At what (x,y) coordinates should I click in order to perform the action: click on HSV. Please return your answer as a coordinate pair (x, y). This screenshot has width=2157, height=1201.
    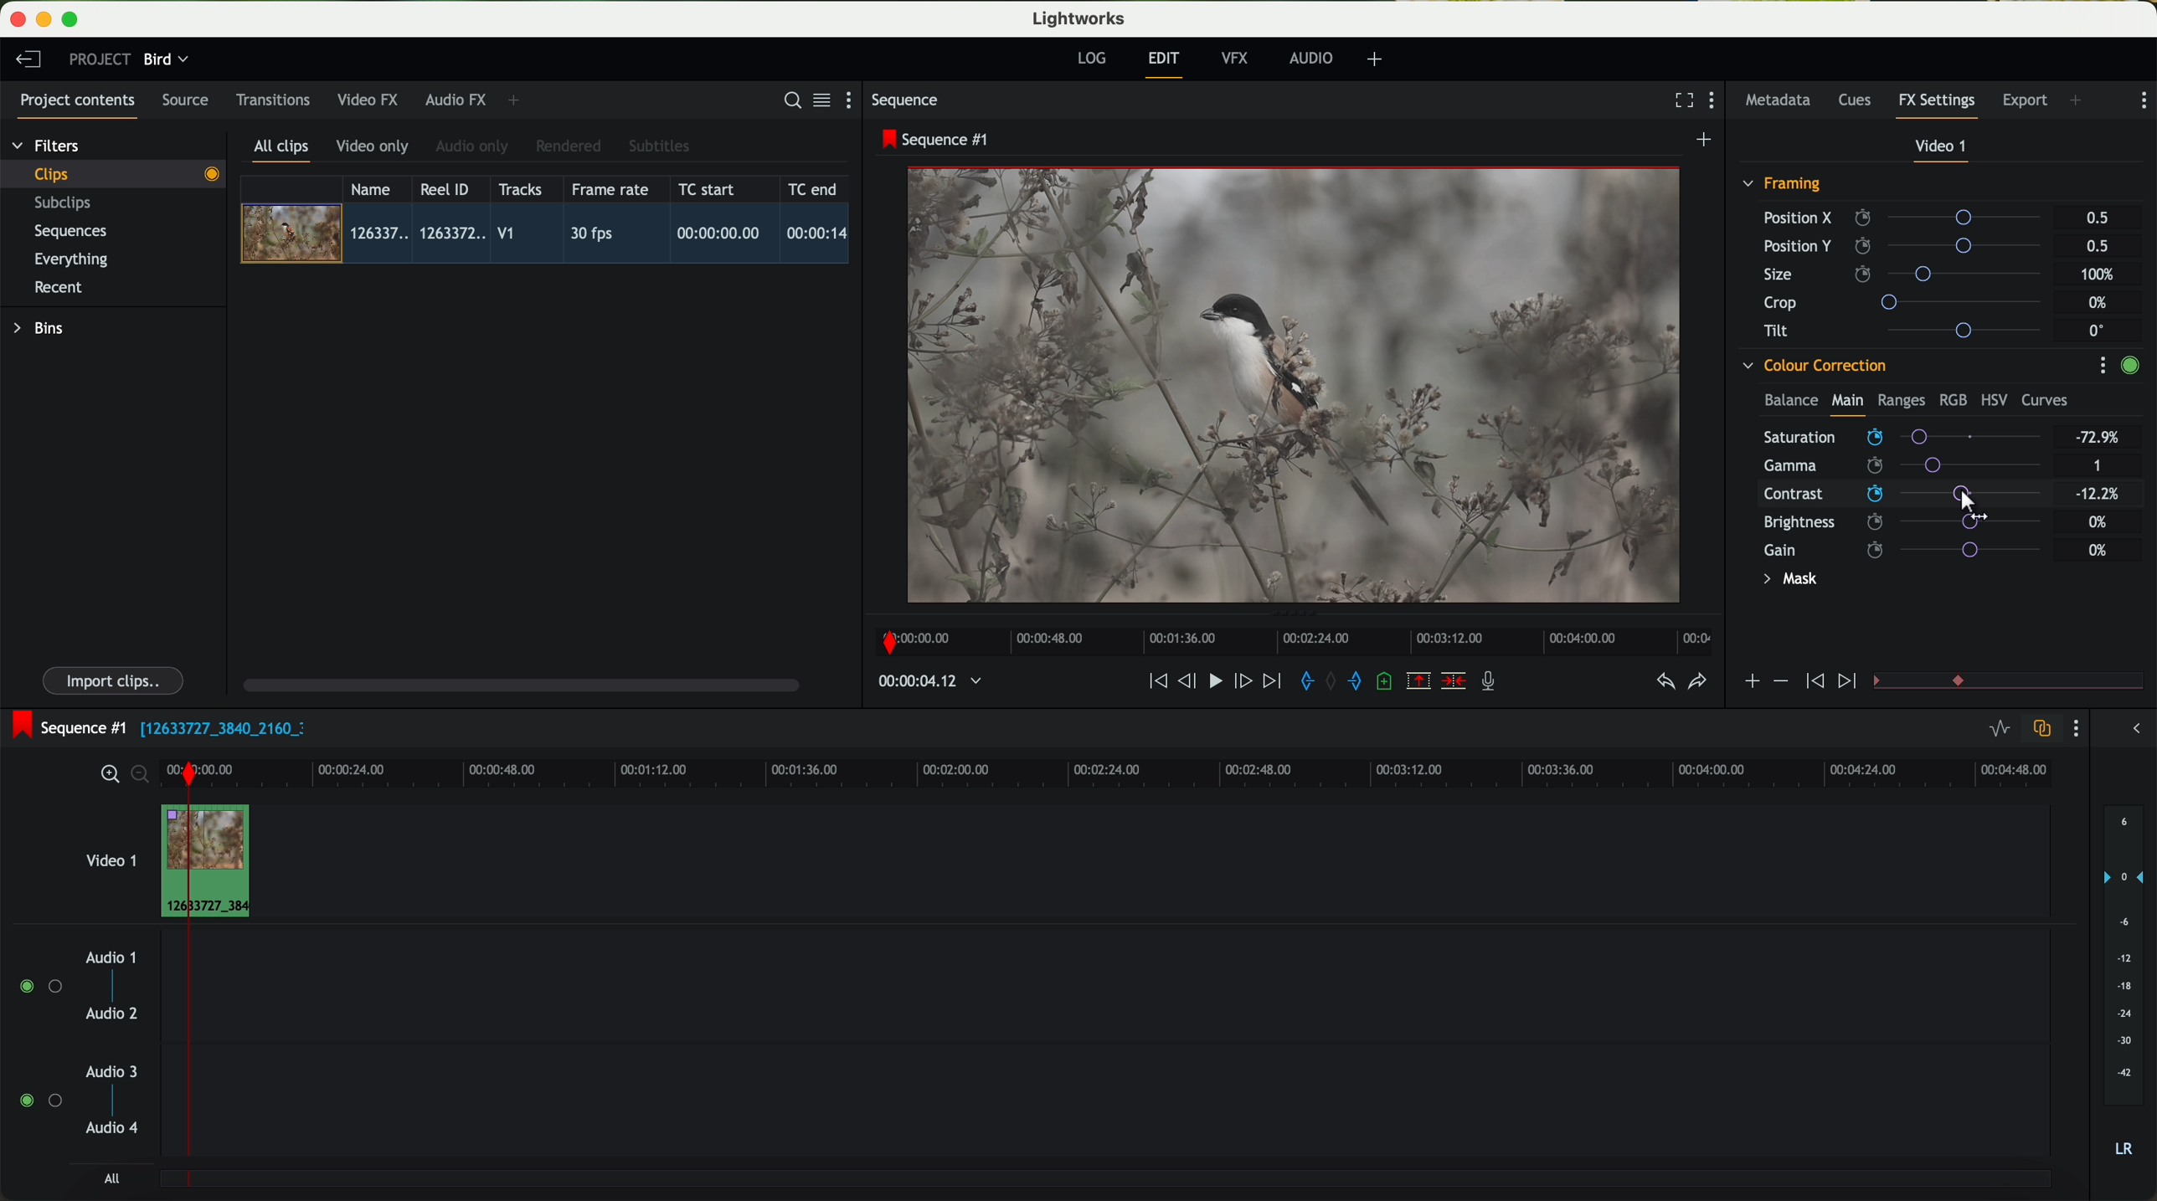
    Looking at the image, I should click on (1993, 399).